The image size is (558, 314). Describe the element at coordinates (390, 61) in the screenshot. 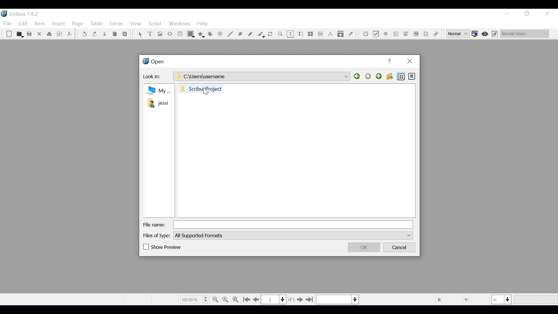

I see `Help` at that location.